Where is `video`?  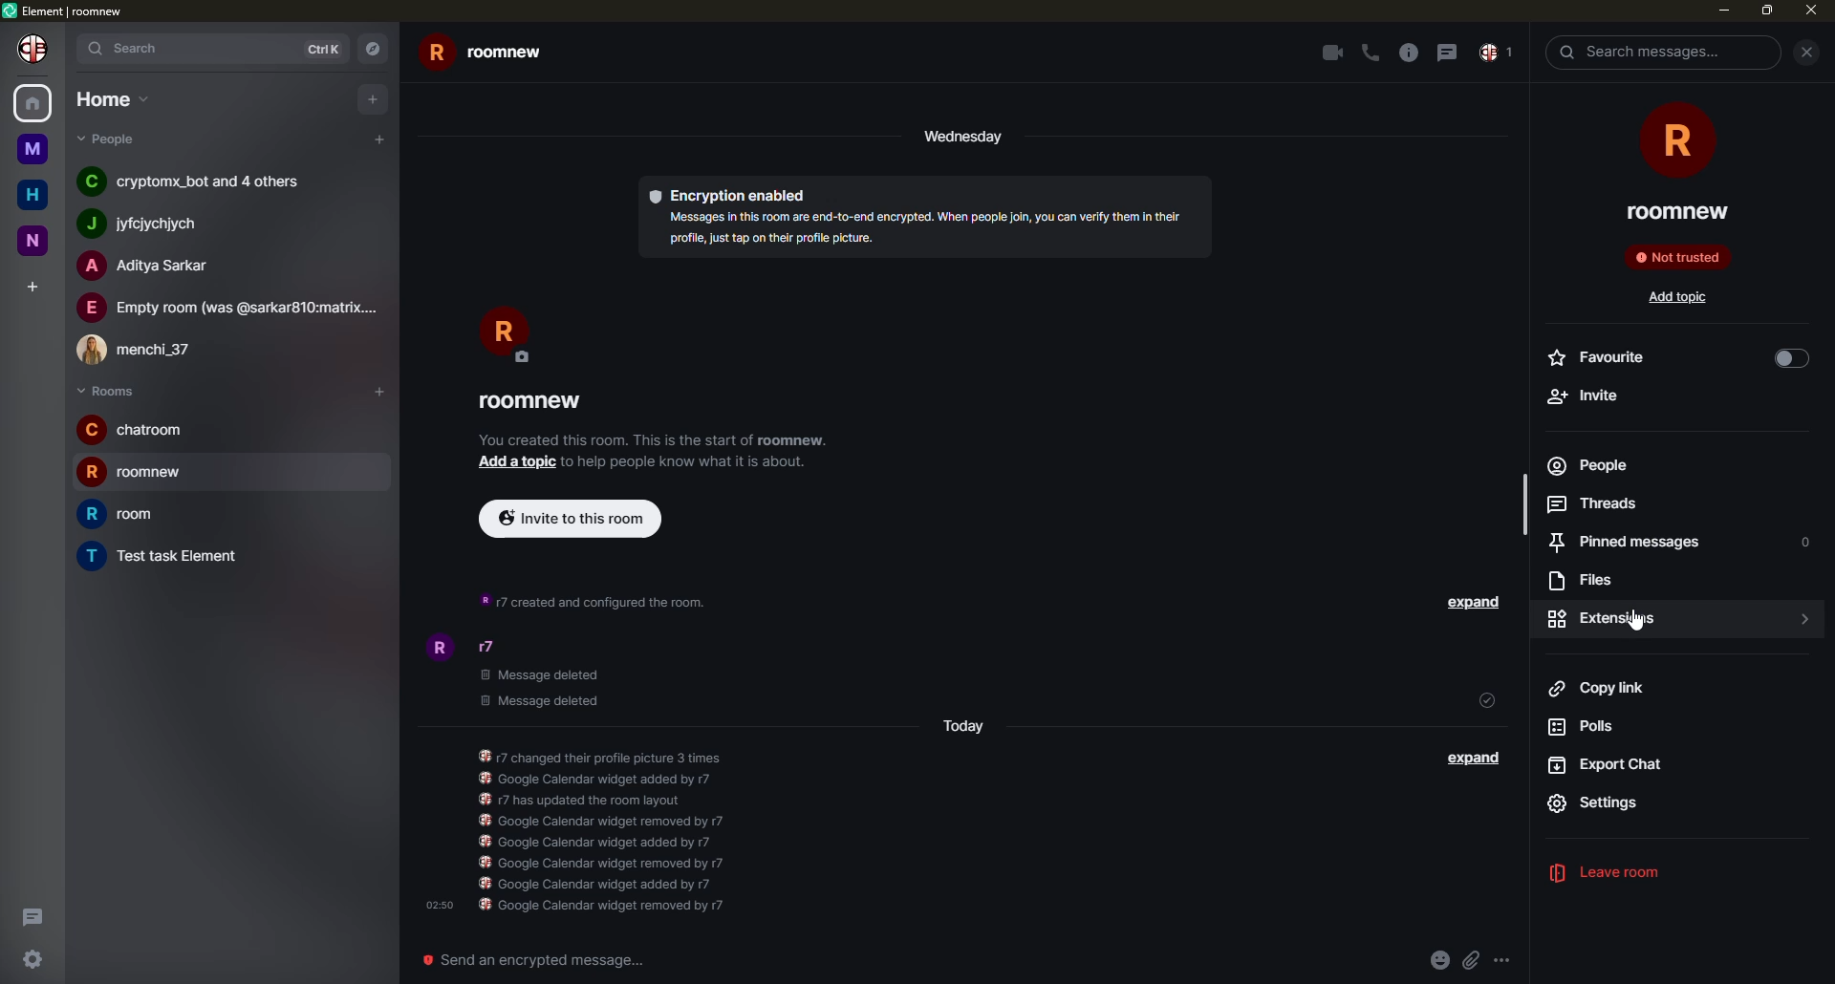 video is located at coordinates (1331, 53).